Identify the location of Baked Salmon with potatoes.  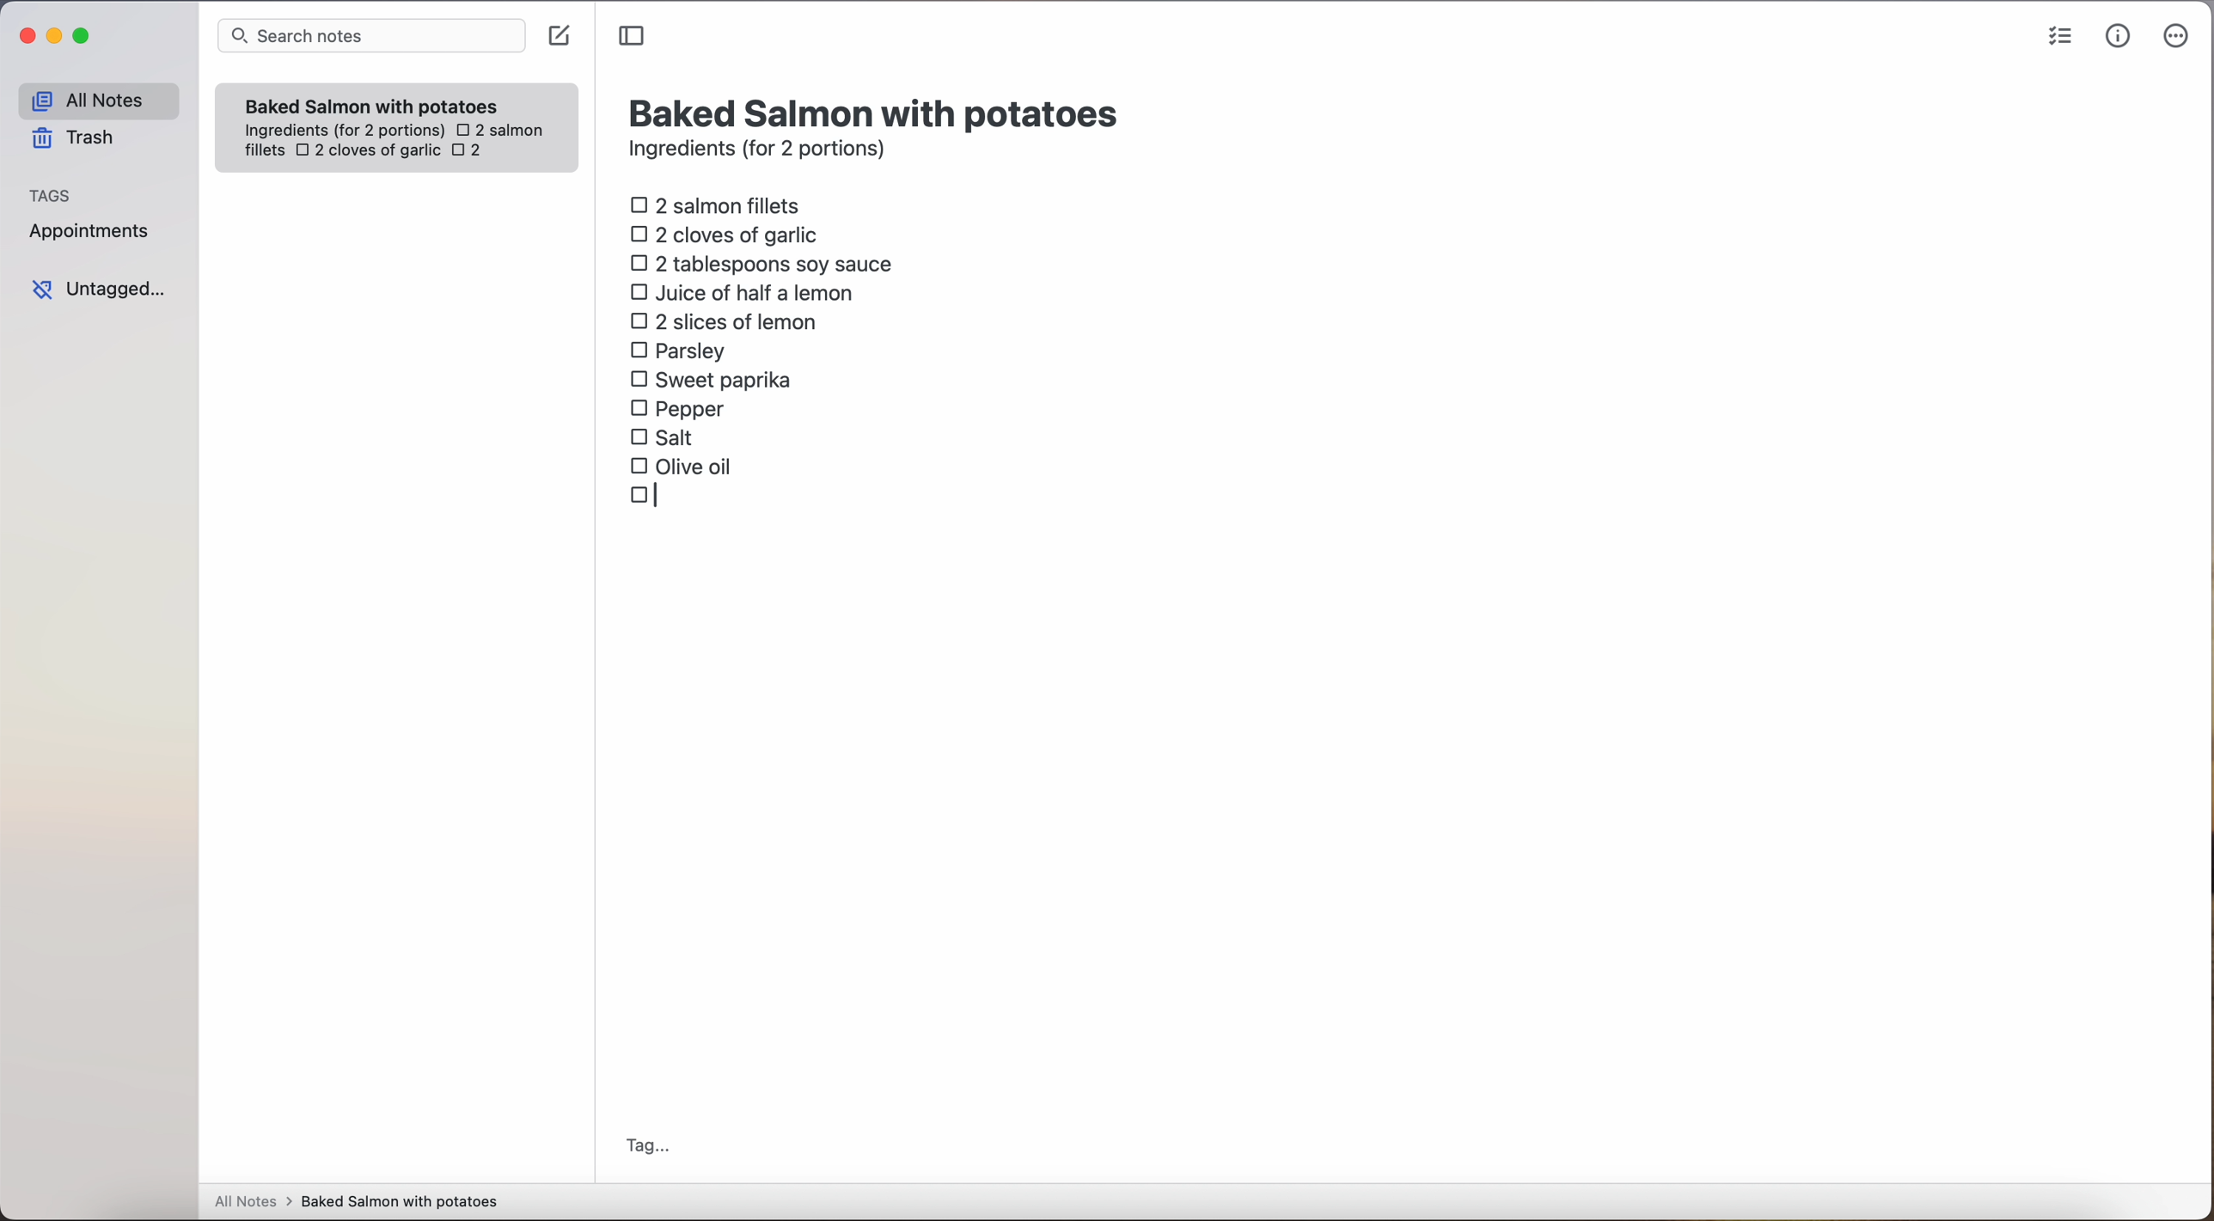
(372, 102).